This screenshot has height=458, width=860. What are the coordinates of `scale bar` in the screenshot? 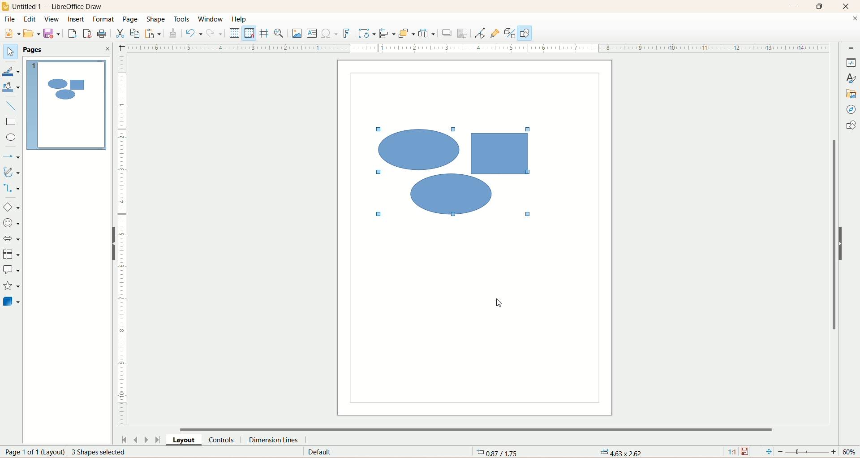 It's located at (125, 240).